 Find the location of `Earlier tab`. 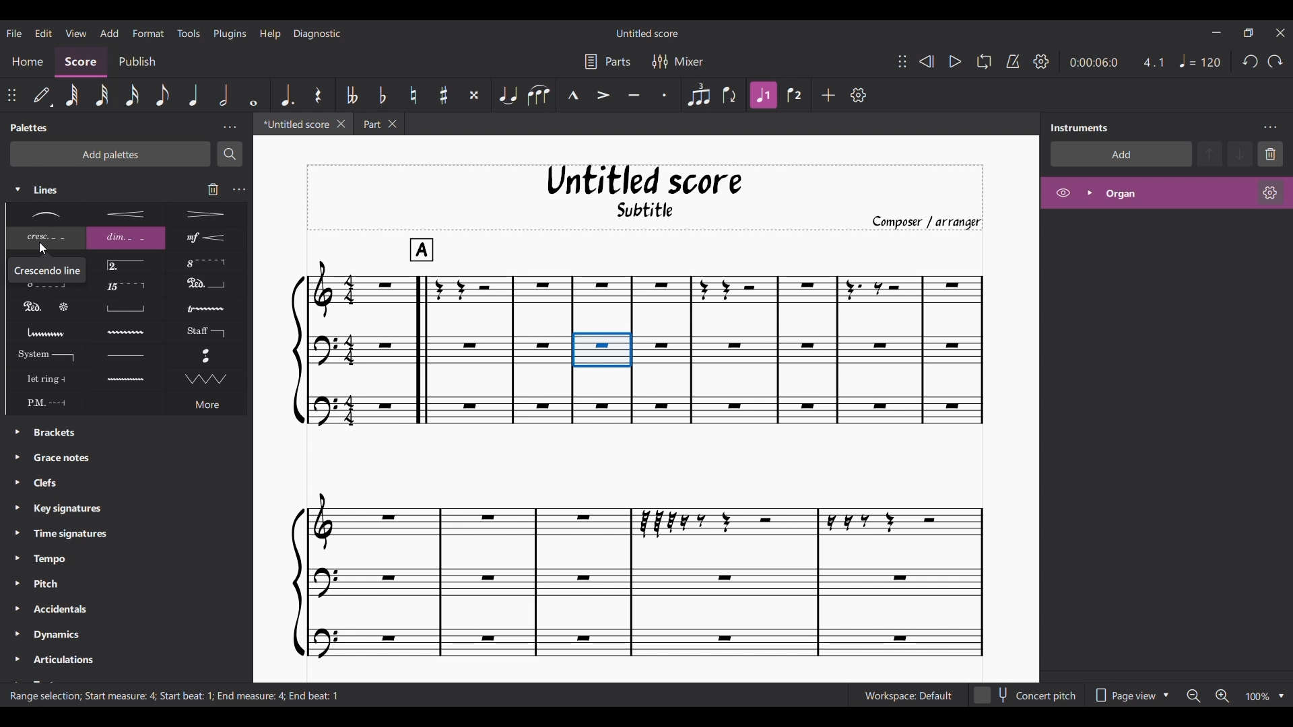

Earlier tab is located at coordinates (378, 124).